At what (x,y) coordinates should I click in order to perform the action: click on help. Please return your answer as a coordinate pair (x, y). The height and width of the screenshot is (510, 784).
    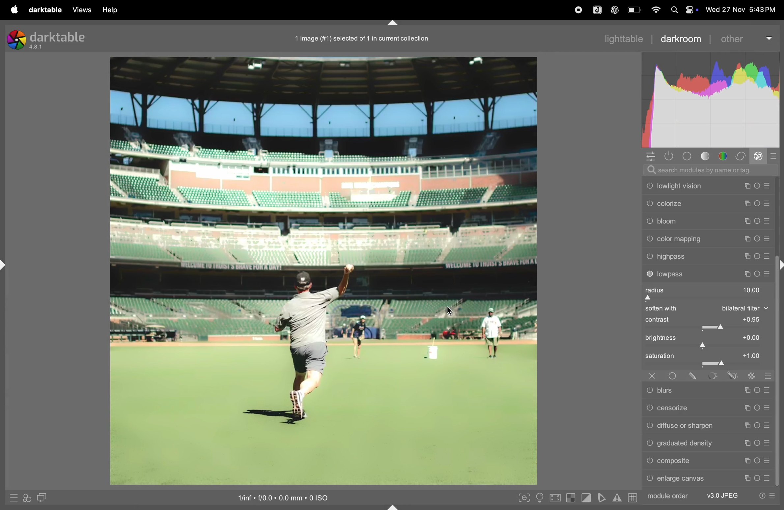
    Looking at the image, I should click on (109, 10).